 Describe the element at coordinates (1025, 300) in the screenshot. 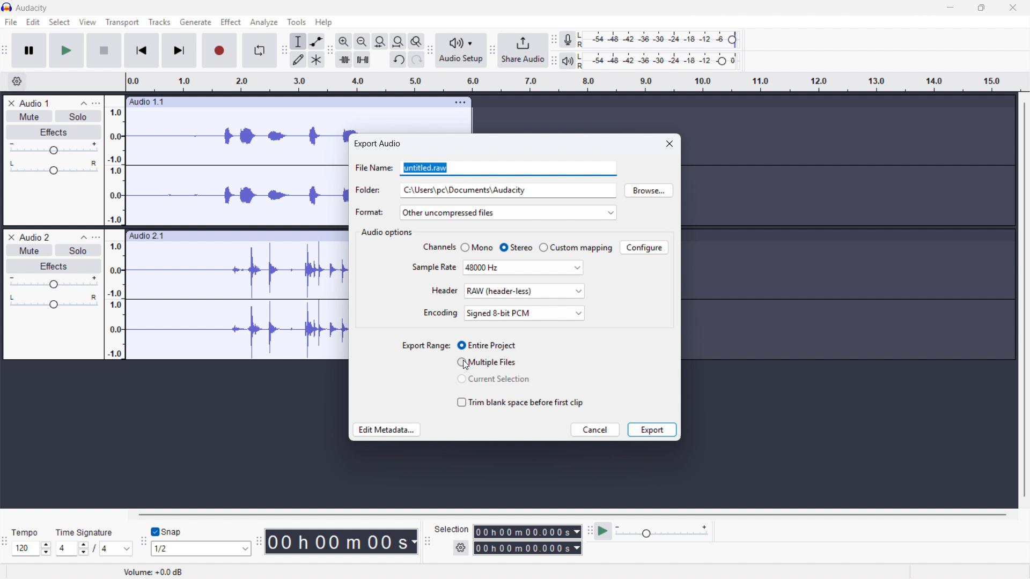

I see `Vertical scrollbar` at that location.